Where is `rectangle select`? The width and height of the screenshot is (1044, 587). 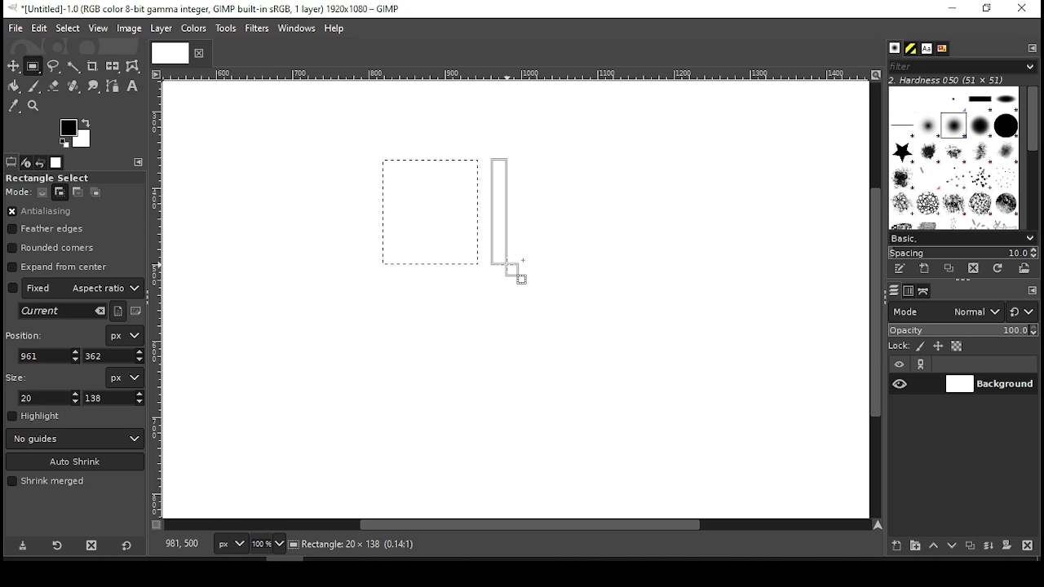 rectangle select is located at coordinates (61, 178).